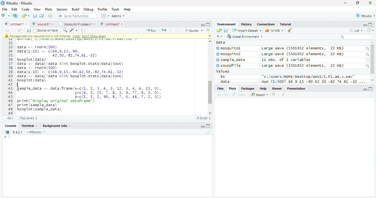 This screenshot has height=198, width=376. Describe the element at coordinates (286, 25) in the screenshot. I see `Tutorial` at that location.